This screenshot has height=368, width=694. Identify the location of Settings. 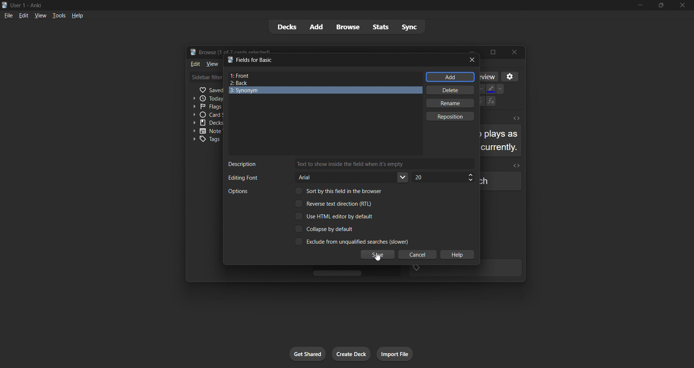
(511, 75).